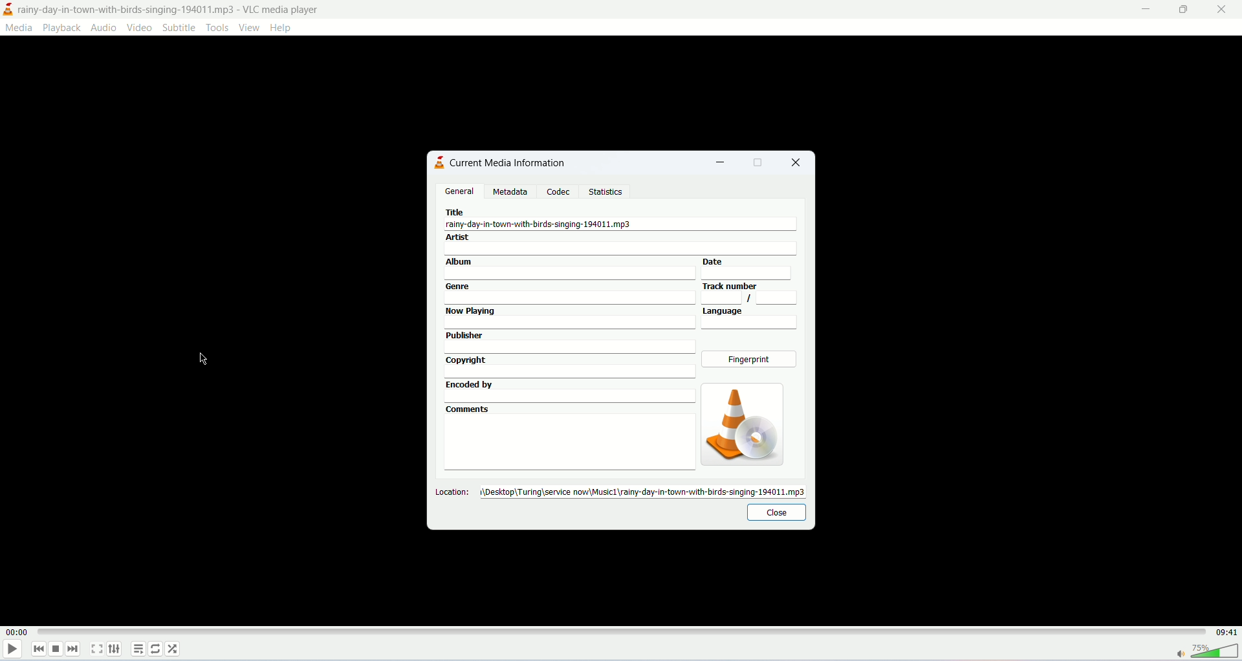  I want to click on statistics, so click(607, 193).